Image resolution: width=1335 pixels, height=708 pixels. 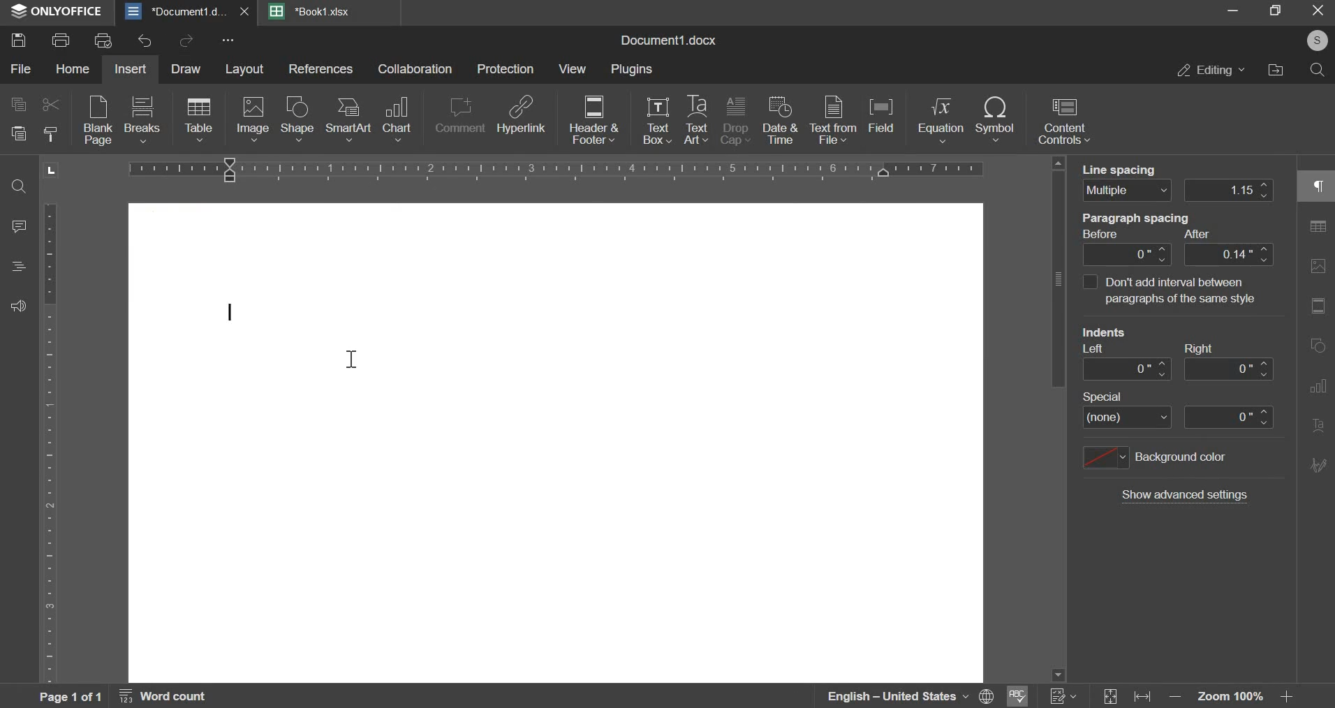 I want to click on Bar/Column Chart Tool, so click(x=1318, y=346).